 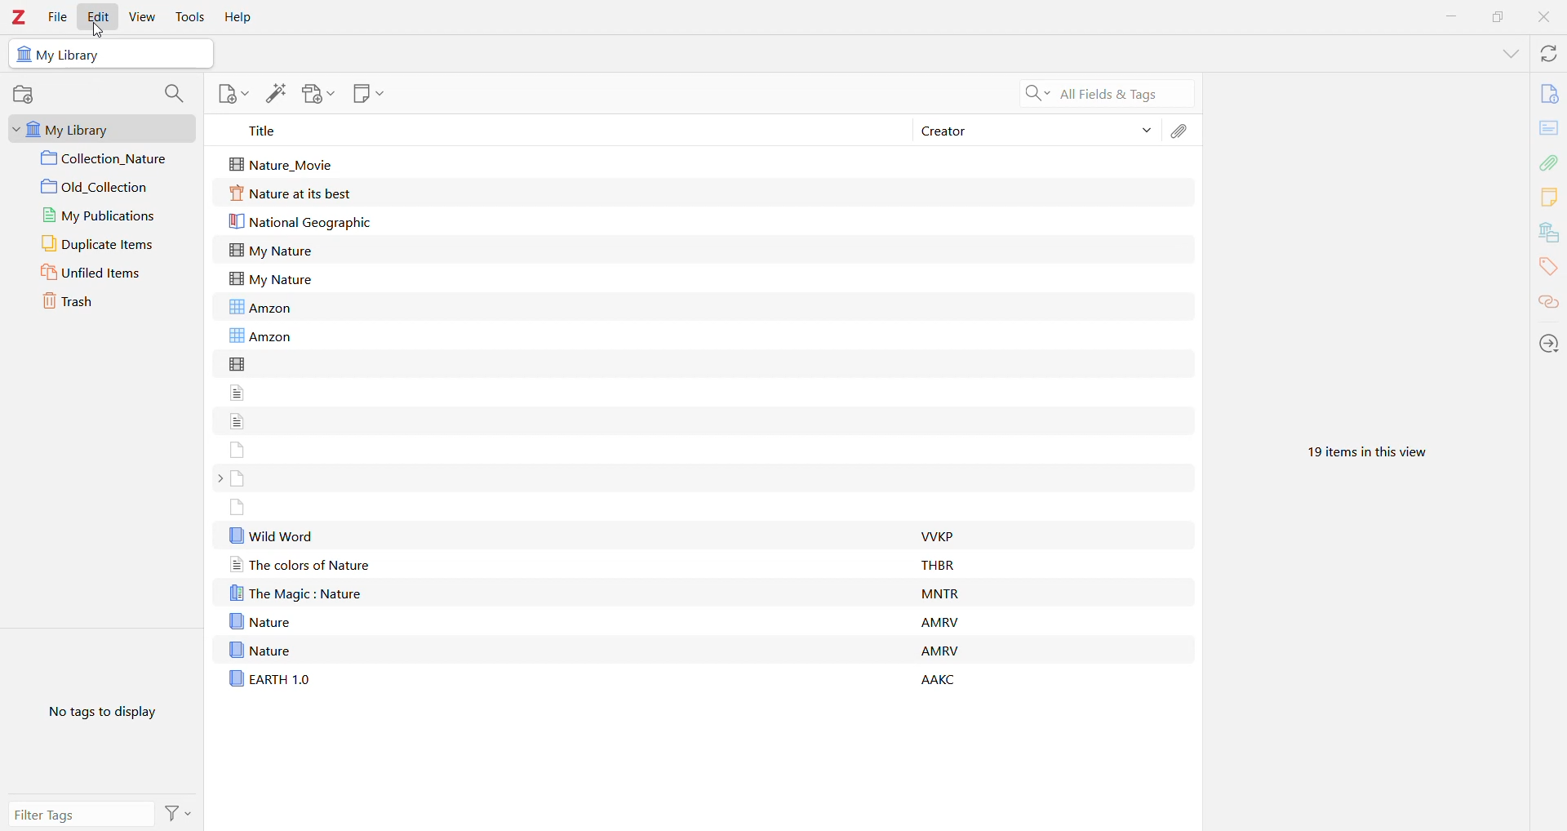 I want to click on EARTH 1.0, so click(x=269, y=678).